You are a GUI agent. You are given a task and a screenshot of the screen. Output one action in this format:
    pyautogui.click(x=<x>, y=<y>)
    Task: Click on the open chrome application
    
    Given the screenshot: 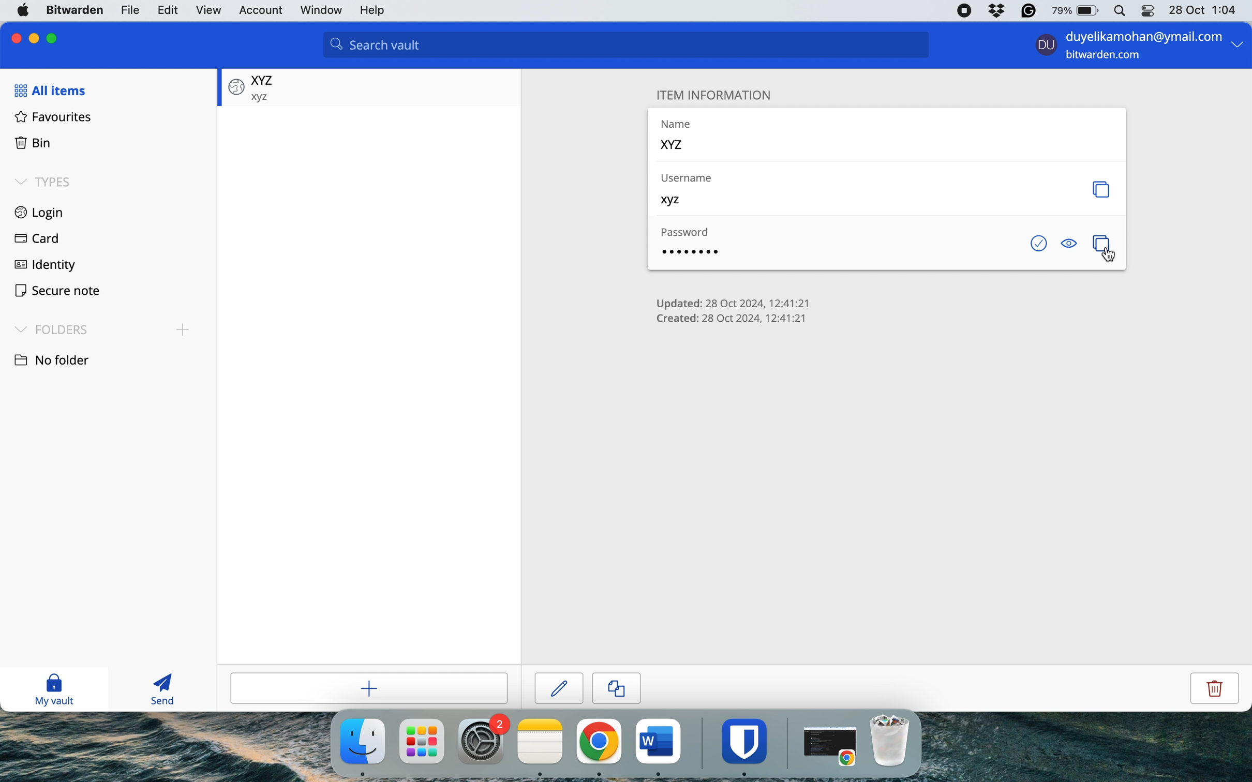 What is the action you would take?
    pyautogui.click(x=833, y=746)
    